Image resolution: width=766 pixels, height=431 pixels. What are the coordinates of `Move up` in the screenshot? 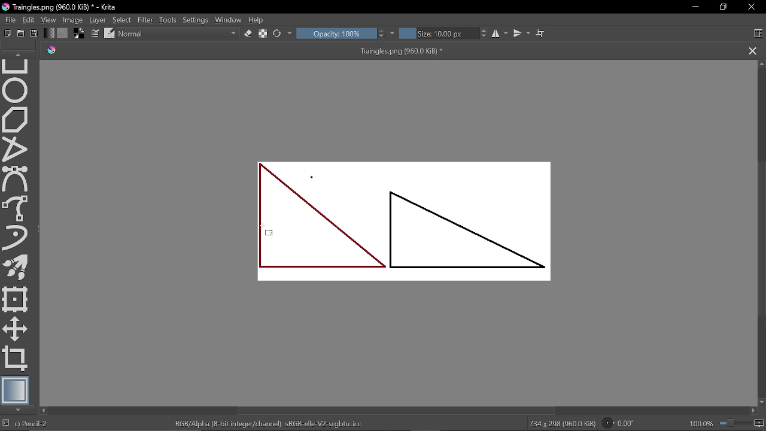 It's located at (761, 64).